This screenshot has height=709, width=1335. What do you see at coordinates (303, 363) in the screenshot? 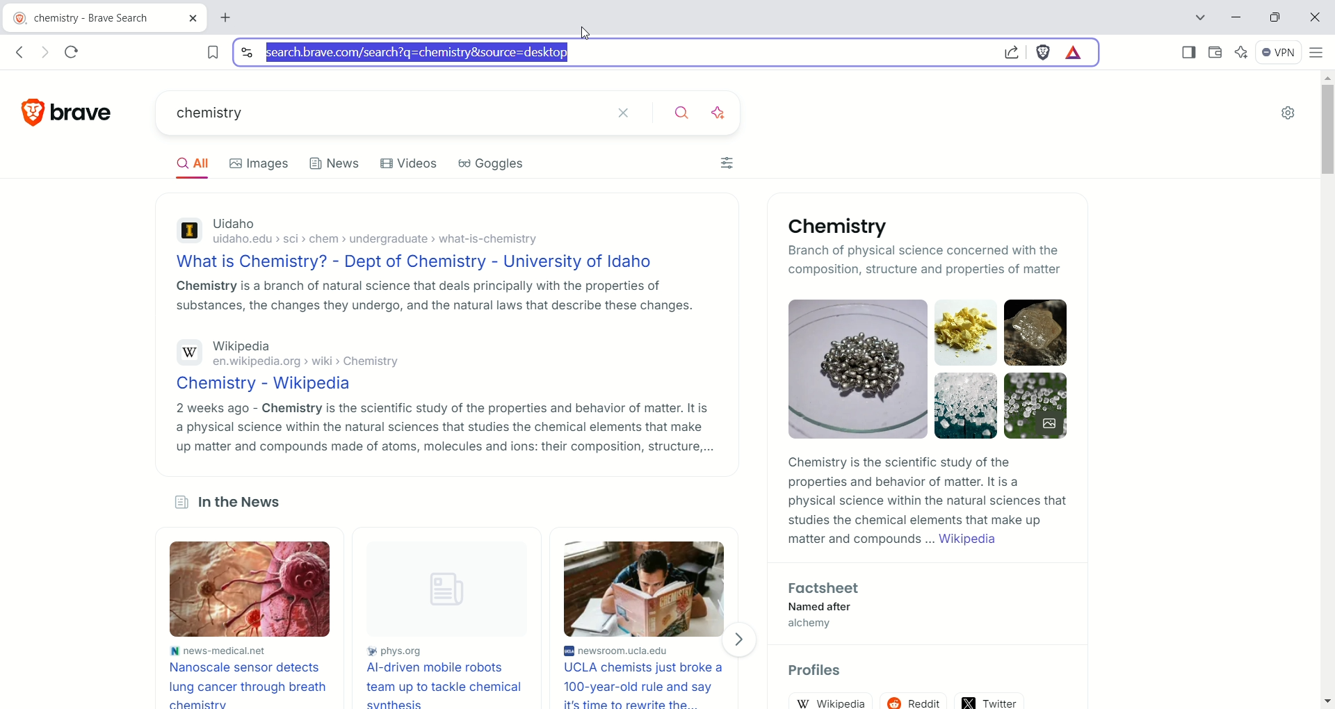
I see `en.wikipedia.org > wiki > Chemistry` at bounding box center [303, 363].